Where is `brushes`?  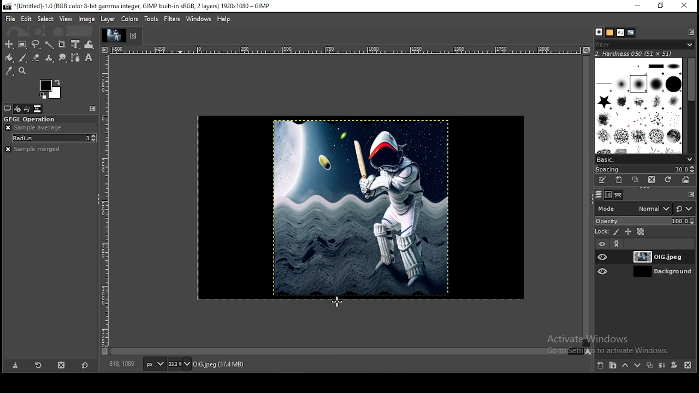 brushes is located at coordinates (641, 106).